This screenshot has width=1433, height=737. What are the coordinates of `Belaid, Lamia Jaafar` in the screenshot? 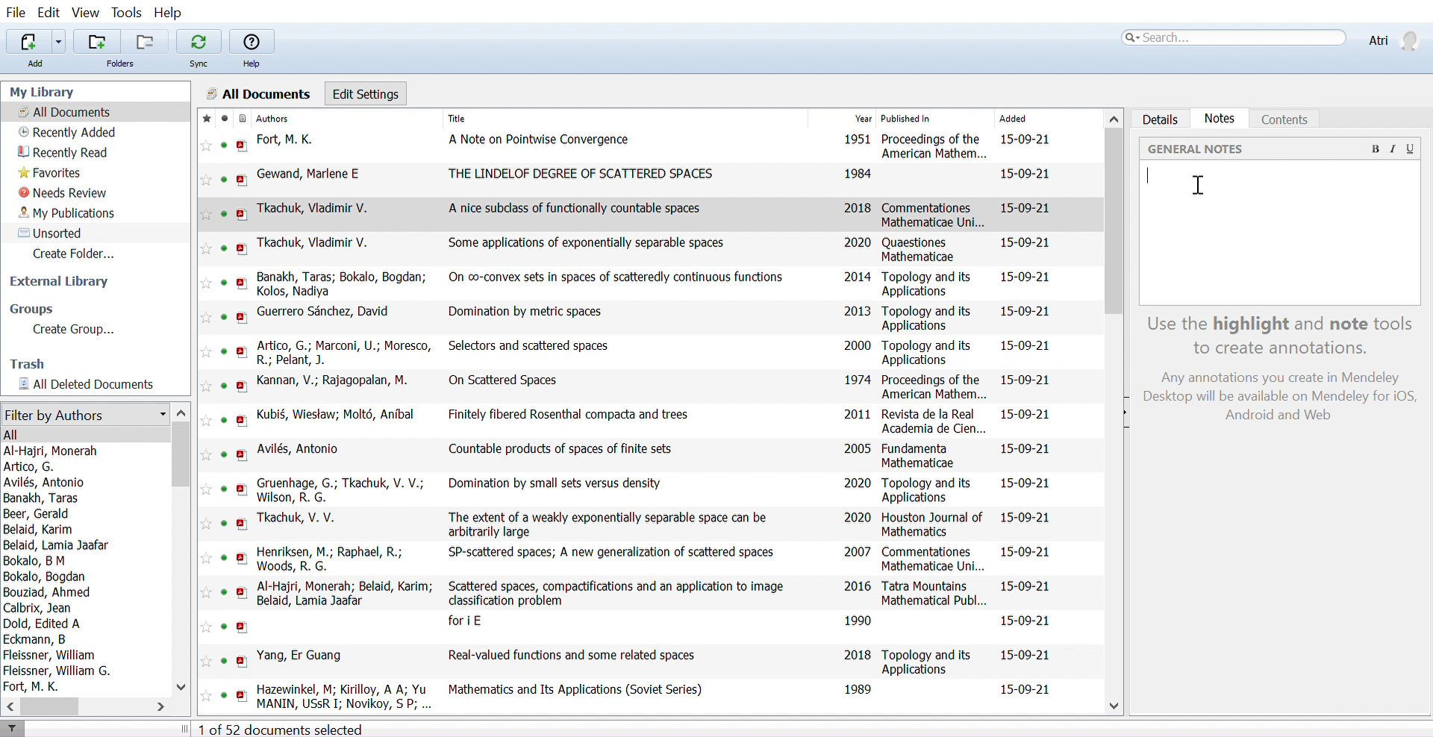 It's located at (59, 545).